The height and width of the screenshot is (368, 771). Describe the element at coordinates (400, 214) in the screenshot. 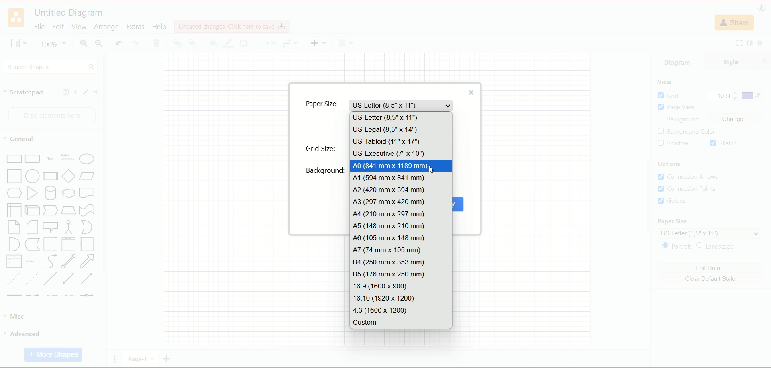

I see `A4` at that location.